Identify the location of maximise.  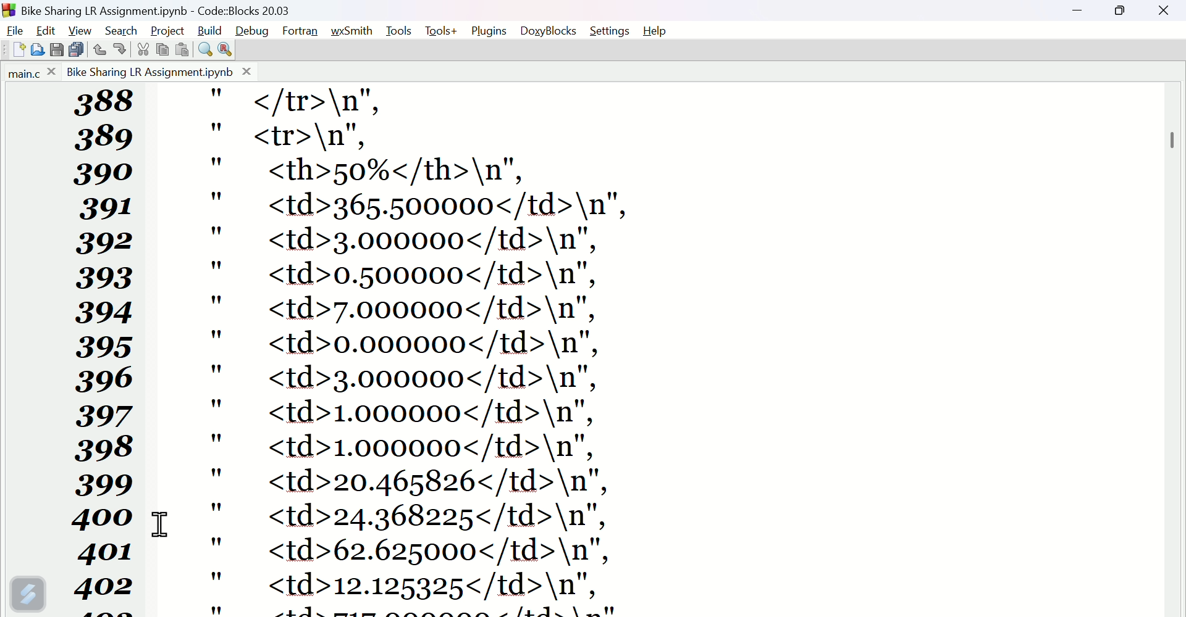
(1125, 14).